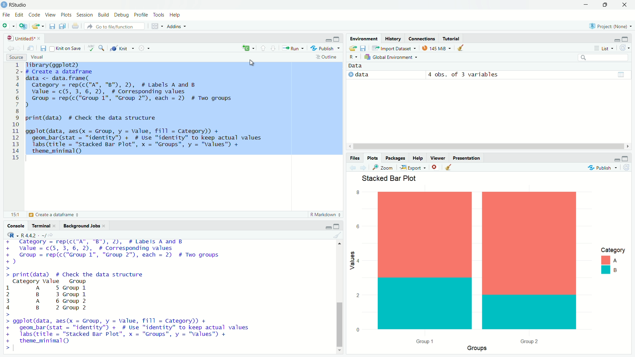  Describe the element at coordinates (13, 235) in the screenshot. I see `R` at that location.